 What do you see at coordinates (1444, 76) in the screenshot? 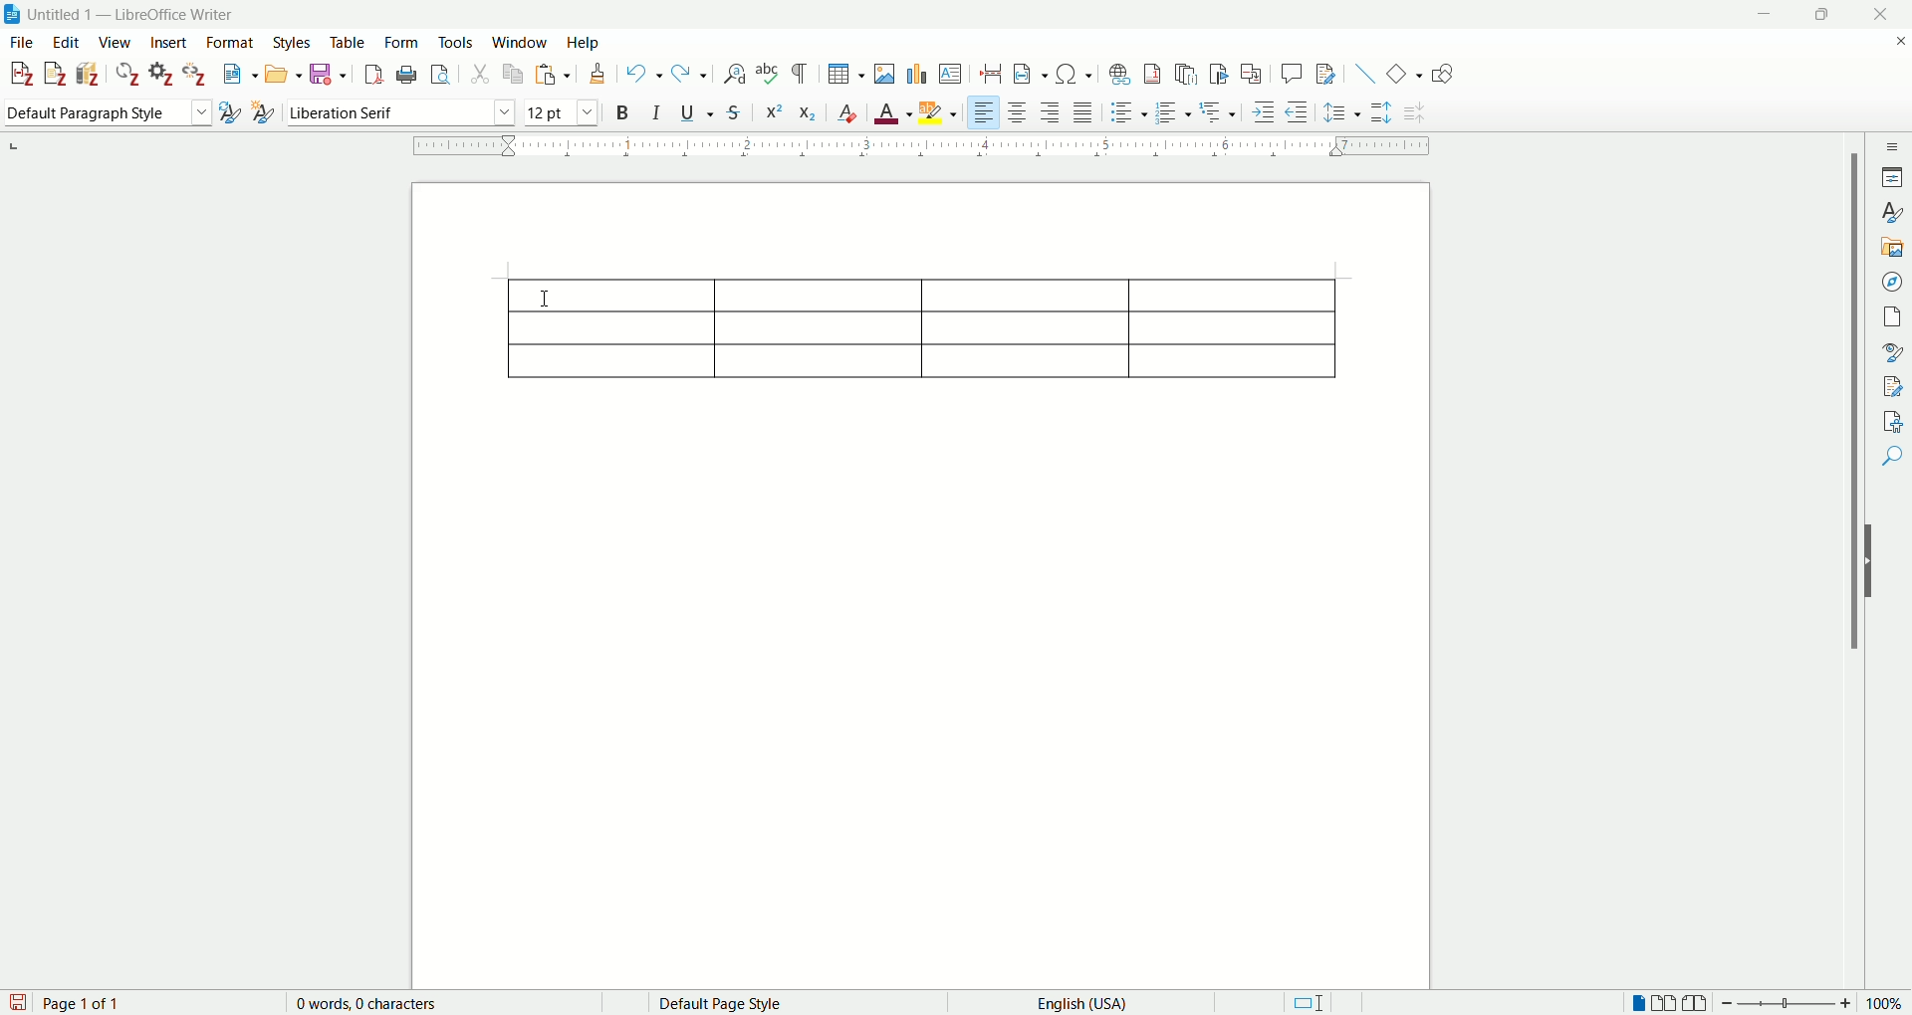
I see `draw function` at bounding box center [1444, 76].